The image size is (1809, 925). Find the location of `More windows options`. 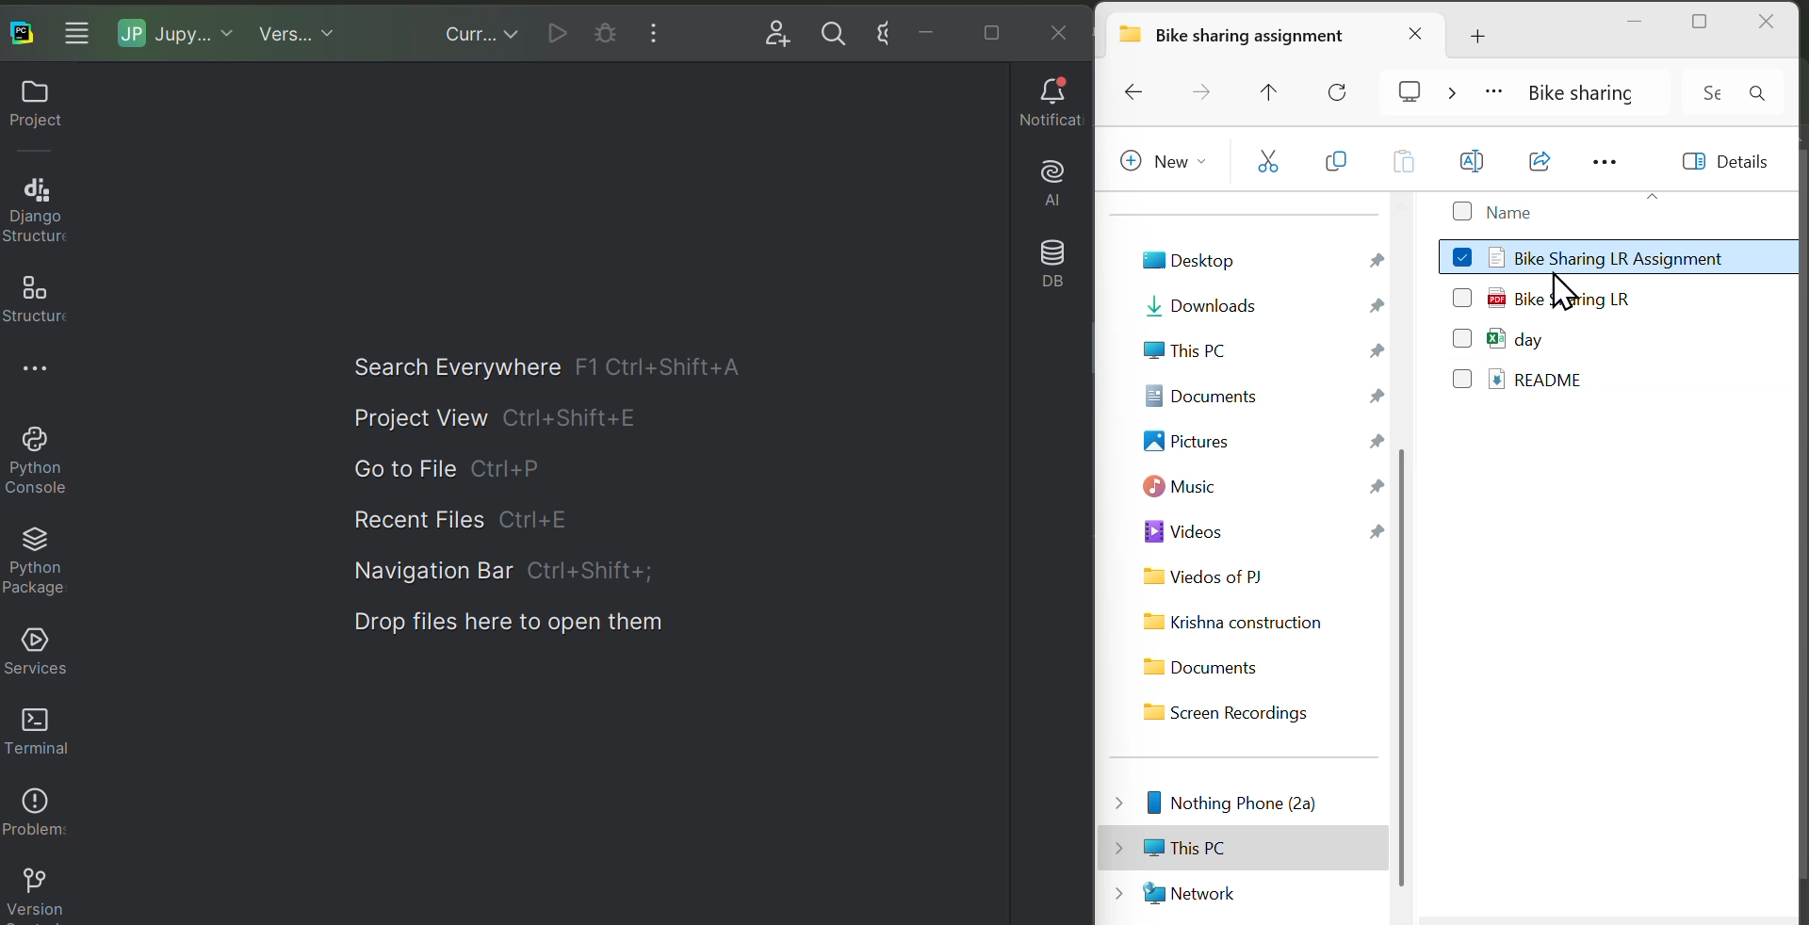

More windows options is located at coordinates (660, 32).